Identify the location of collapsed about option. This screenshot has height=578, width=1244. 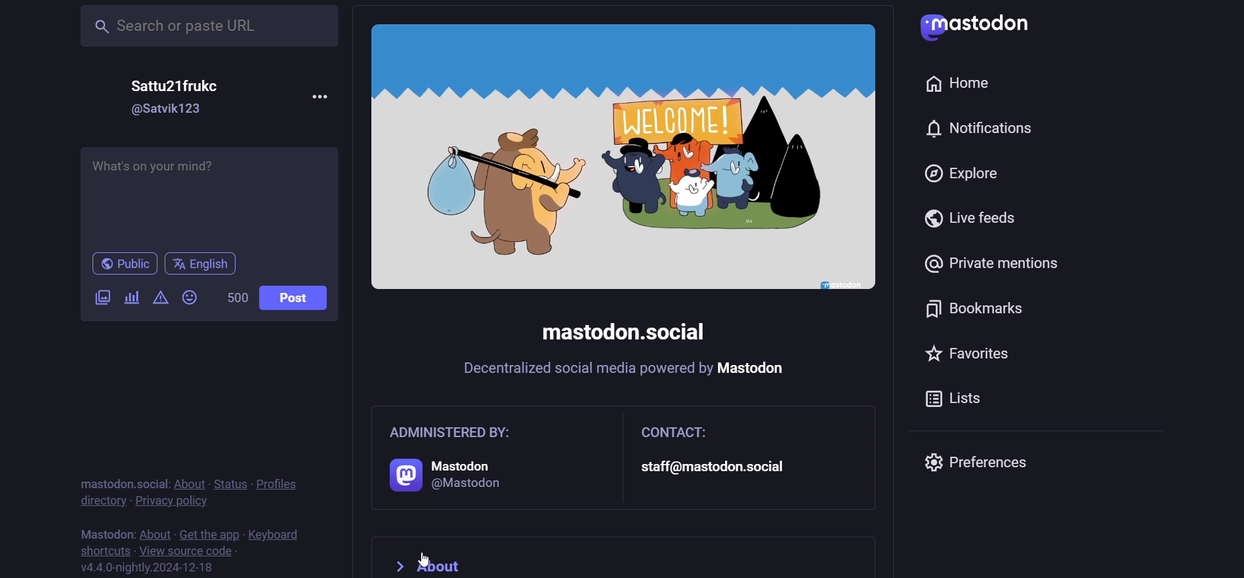
(436, 557).